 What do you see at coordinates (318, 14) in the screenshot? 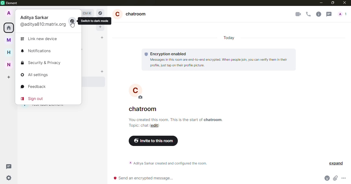
I see `info` at bounding box center [318, 14].